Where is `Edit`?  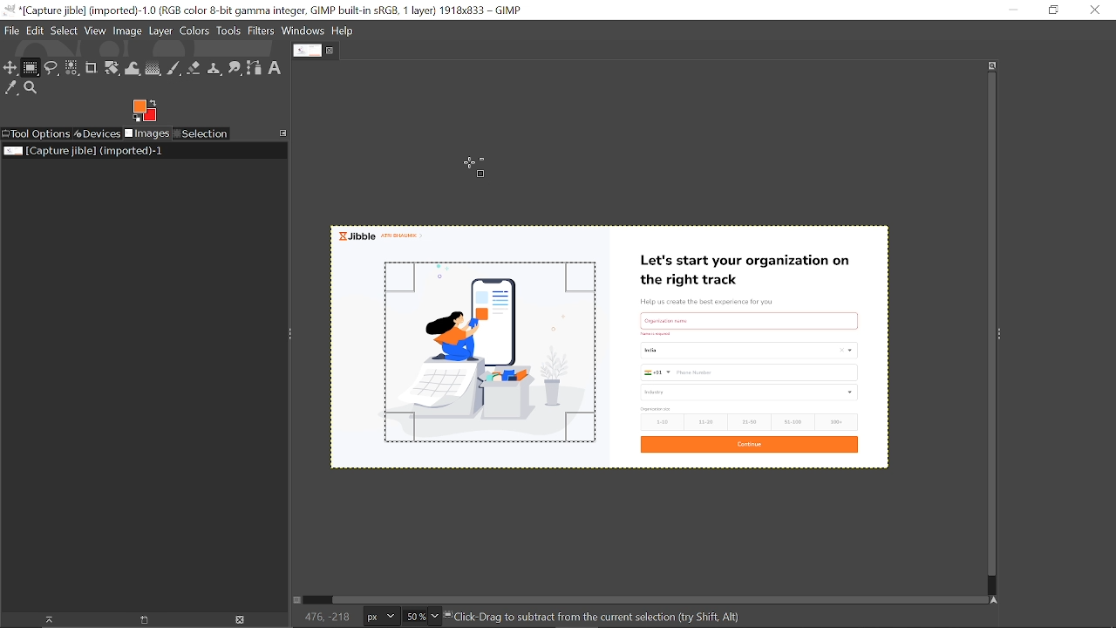
Edit is located at coordinates (35, 30).